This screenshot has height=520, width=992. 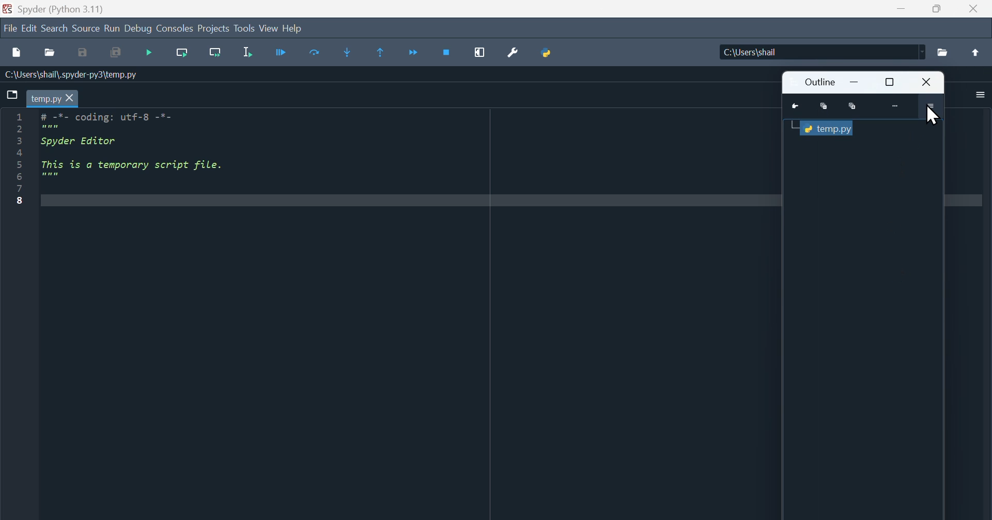 What do you see at coordinates (115, 52) in the screenshot?
I see `Save all` at bounding box center [115, 52].